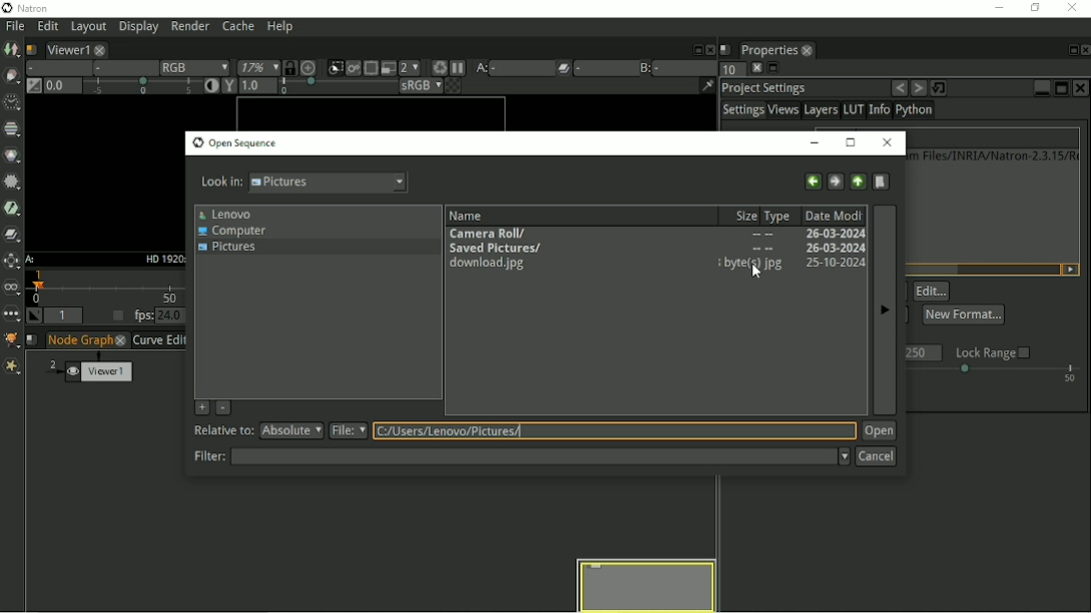 This screenshot has width=1091, height=613. What do you see at coordinates (409, 86) in the screenshot?
I see `sRGB` at bounding box center [409, 86].